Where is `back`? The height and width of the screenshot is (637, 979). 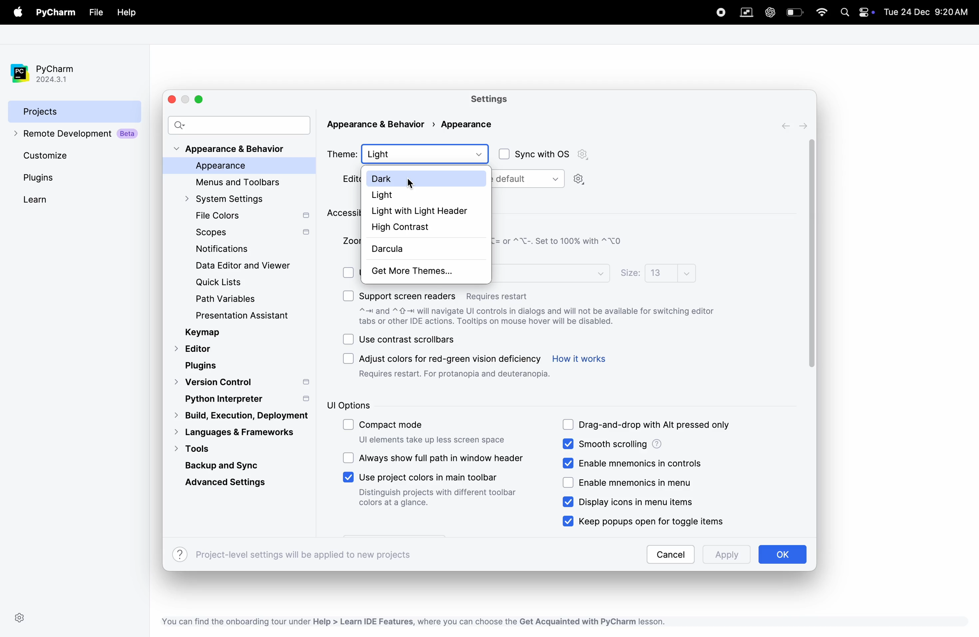
back is located at coordinates (788, 126).